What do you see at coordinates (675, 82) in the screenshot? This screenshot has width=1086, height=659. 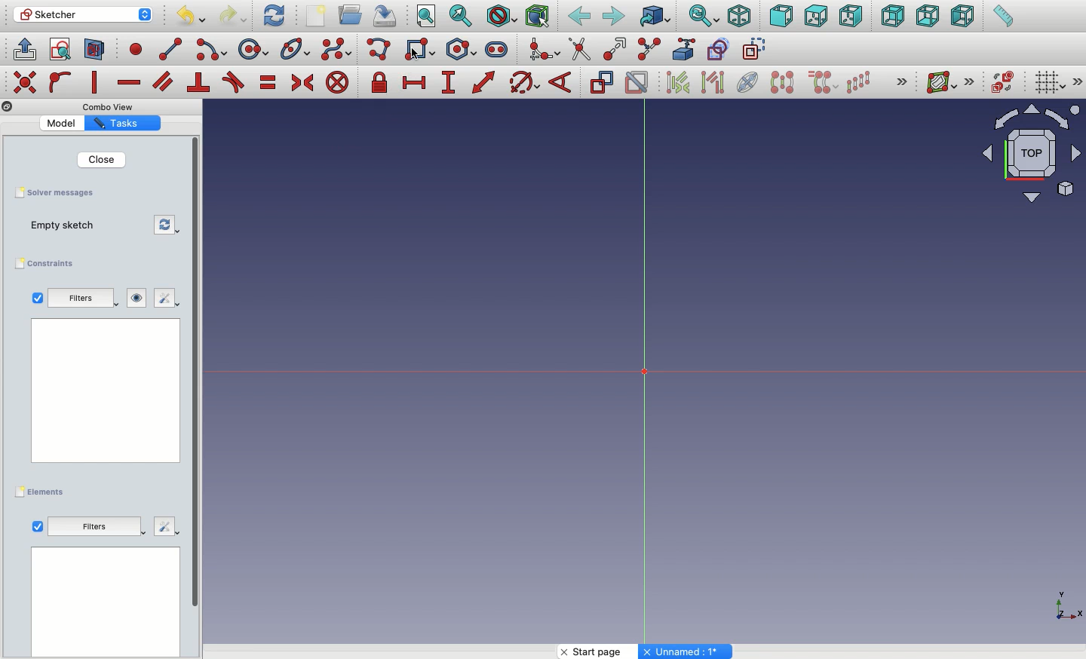 I see `Select associated constrains` at bounding box center [675, 82].